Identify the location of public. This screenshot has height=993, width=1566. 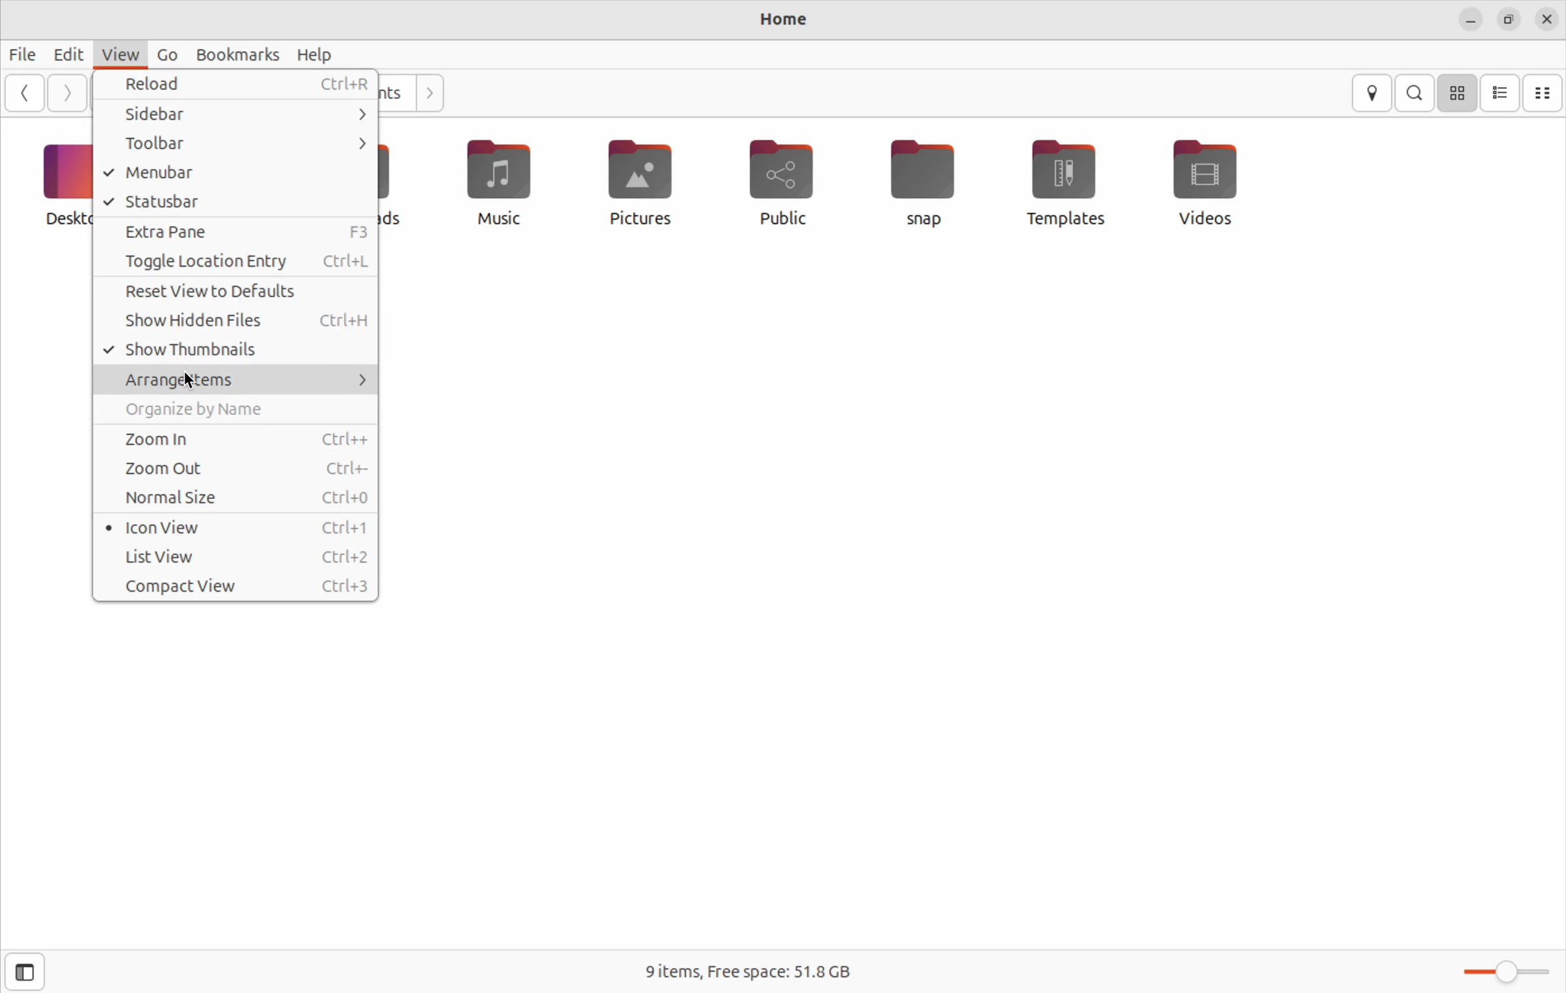
(793, 180).